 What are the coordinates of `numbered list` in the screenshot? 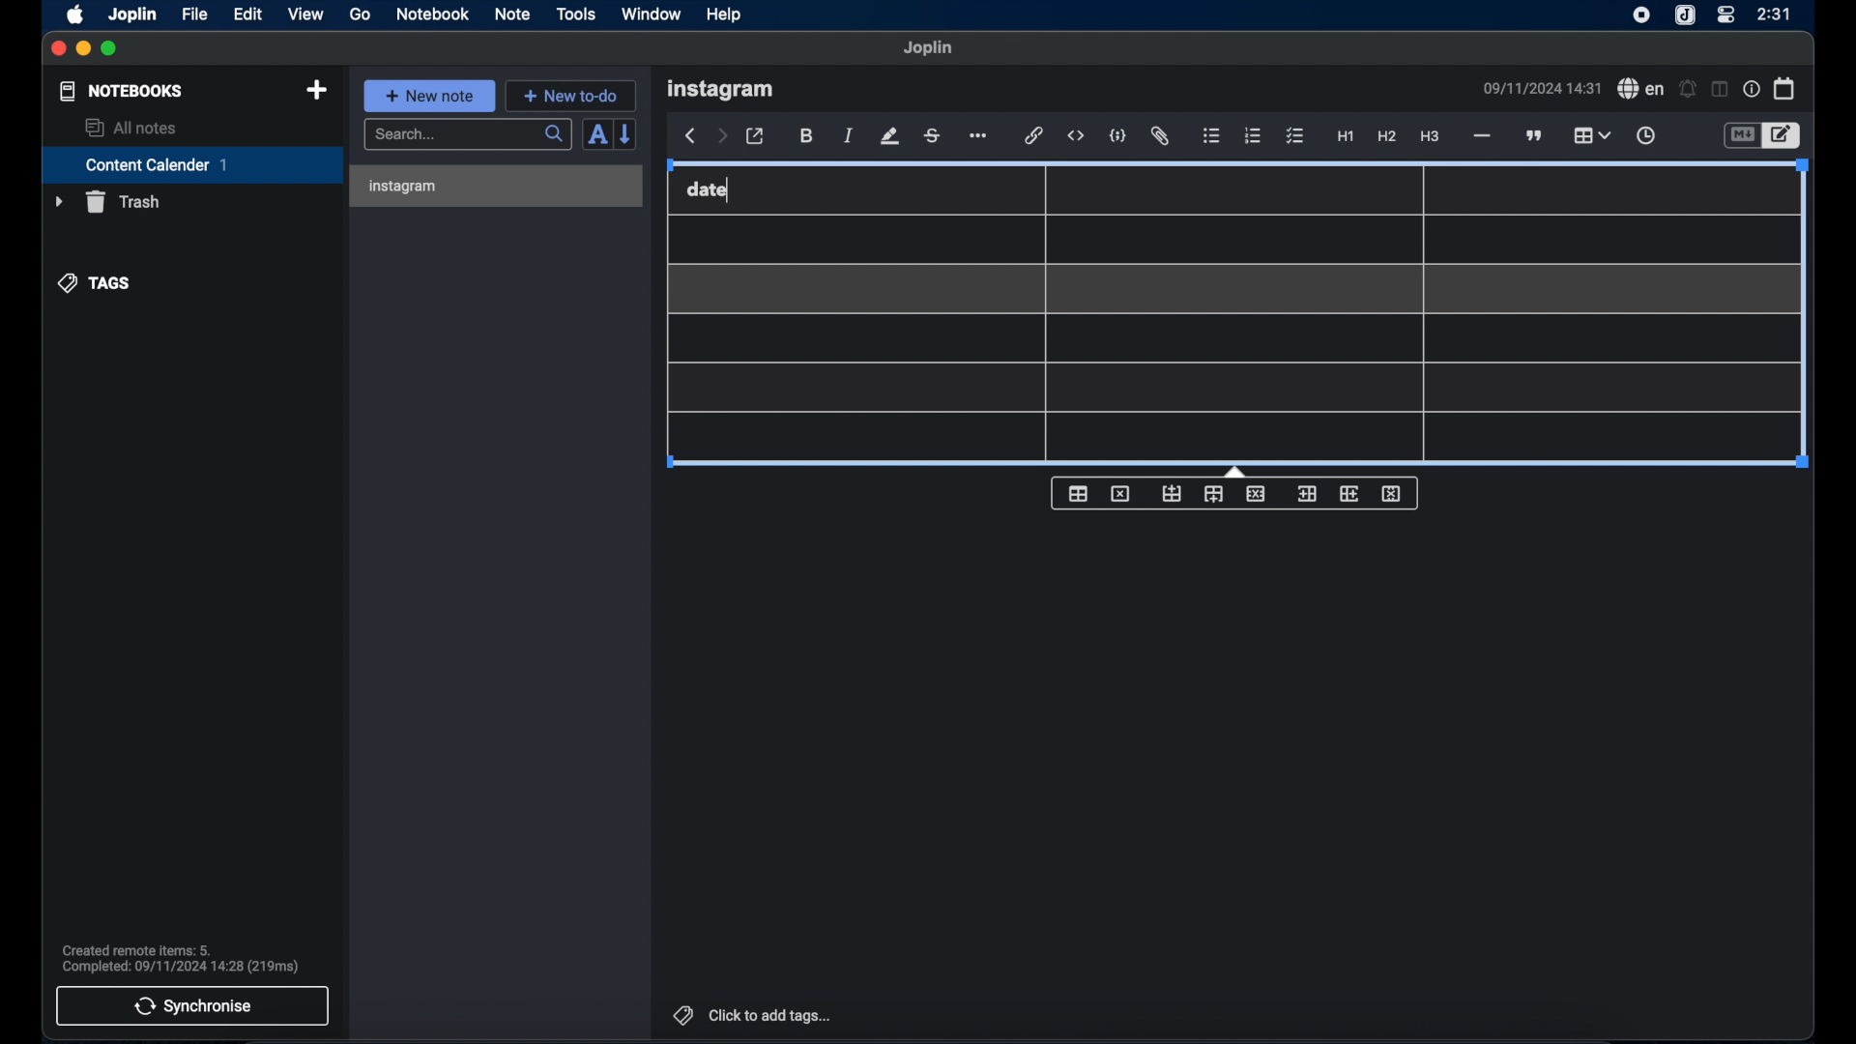 It's located at (1254, 136).